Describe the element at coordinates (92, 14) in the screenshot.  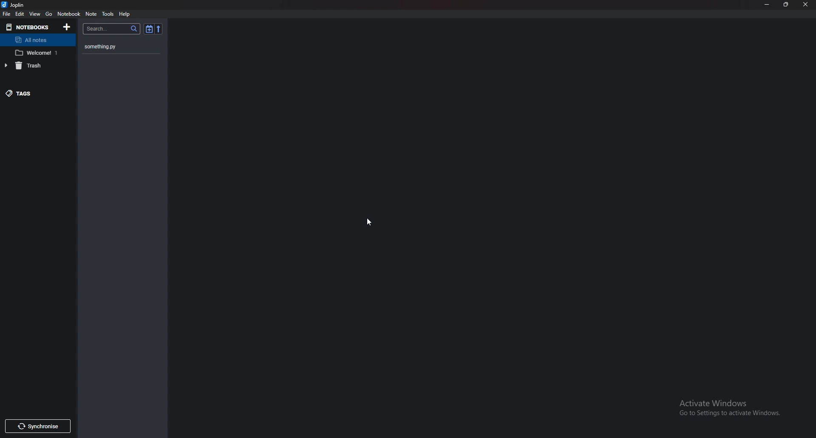
I see `note` at that location.